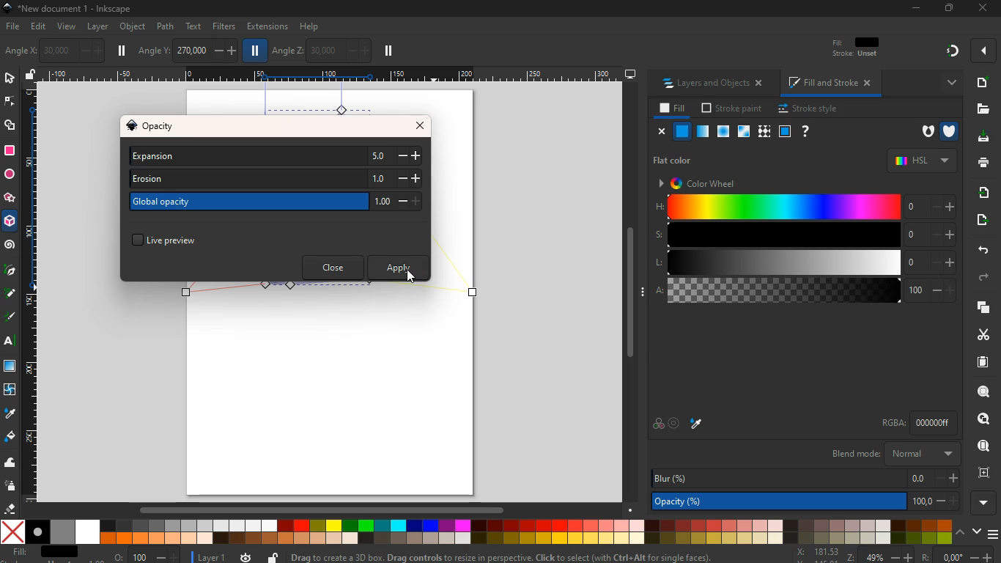  Describe the element at coordinates (12, 127) in the screenshot. I see `shapes` at that location.